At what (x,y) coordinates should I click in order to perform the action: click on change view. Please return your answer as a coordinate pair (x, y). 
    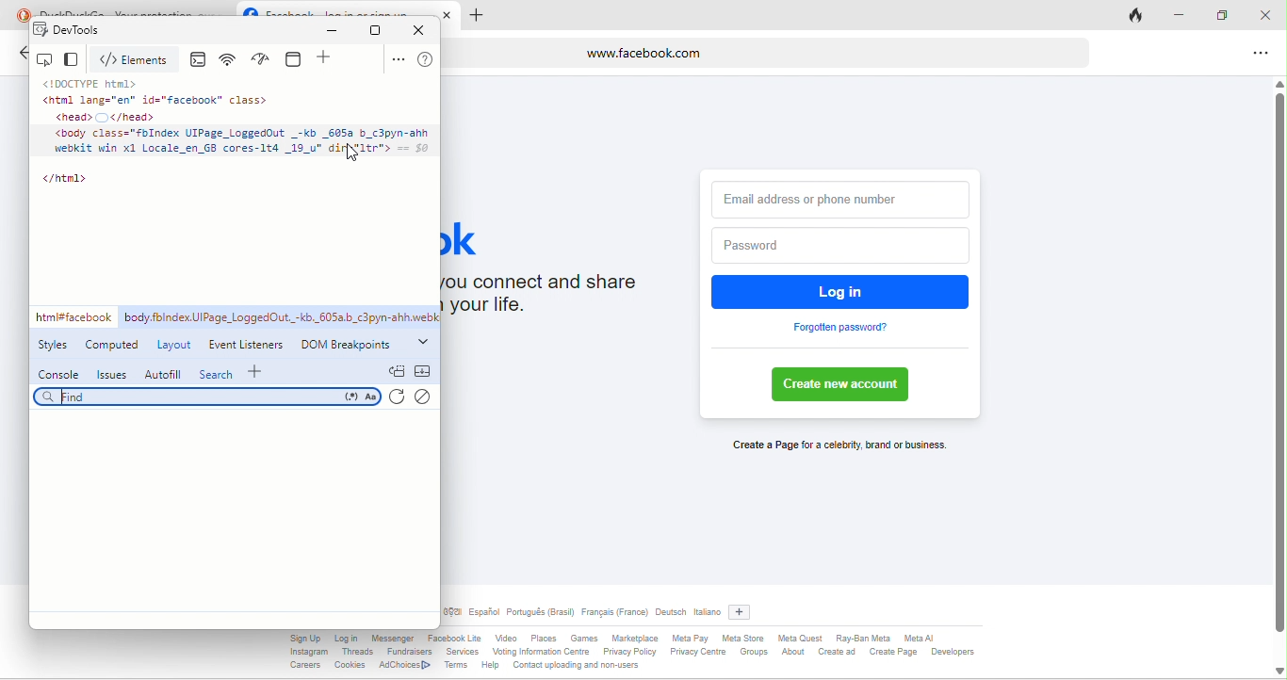
    Looking at the image, I should click on (74, 60).